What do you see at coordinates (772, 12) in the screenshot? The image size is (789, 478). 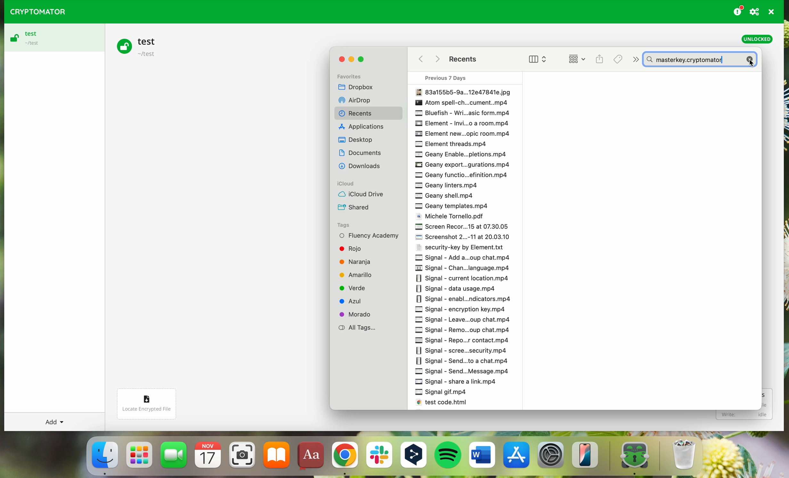 I see `quit program` at bounding box center [772, 12].